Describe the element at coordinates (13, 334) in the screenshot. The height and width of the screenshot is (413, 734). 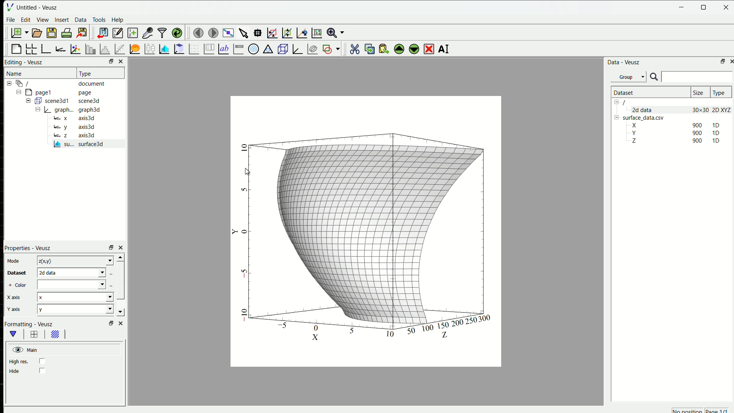
I see `main formatting ` at that location.